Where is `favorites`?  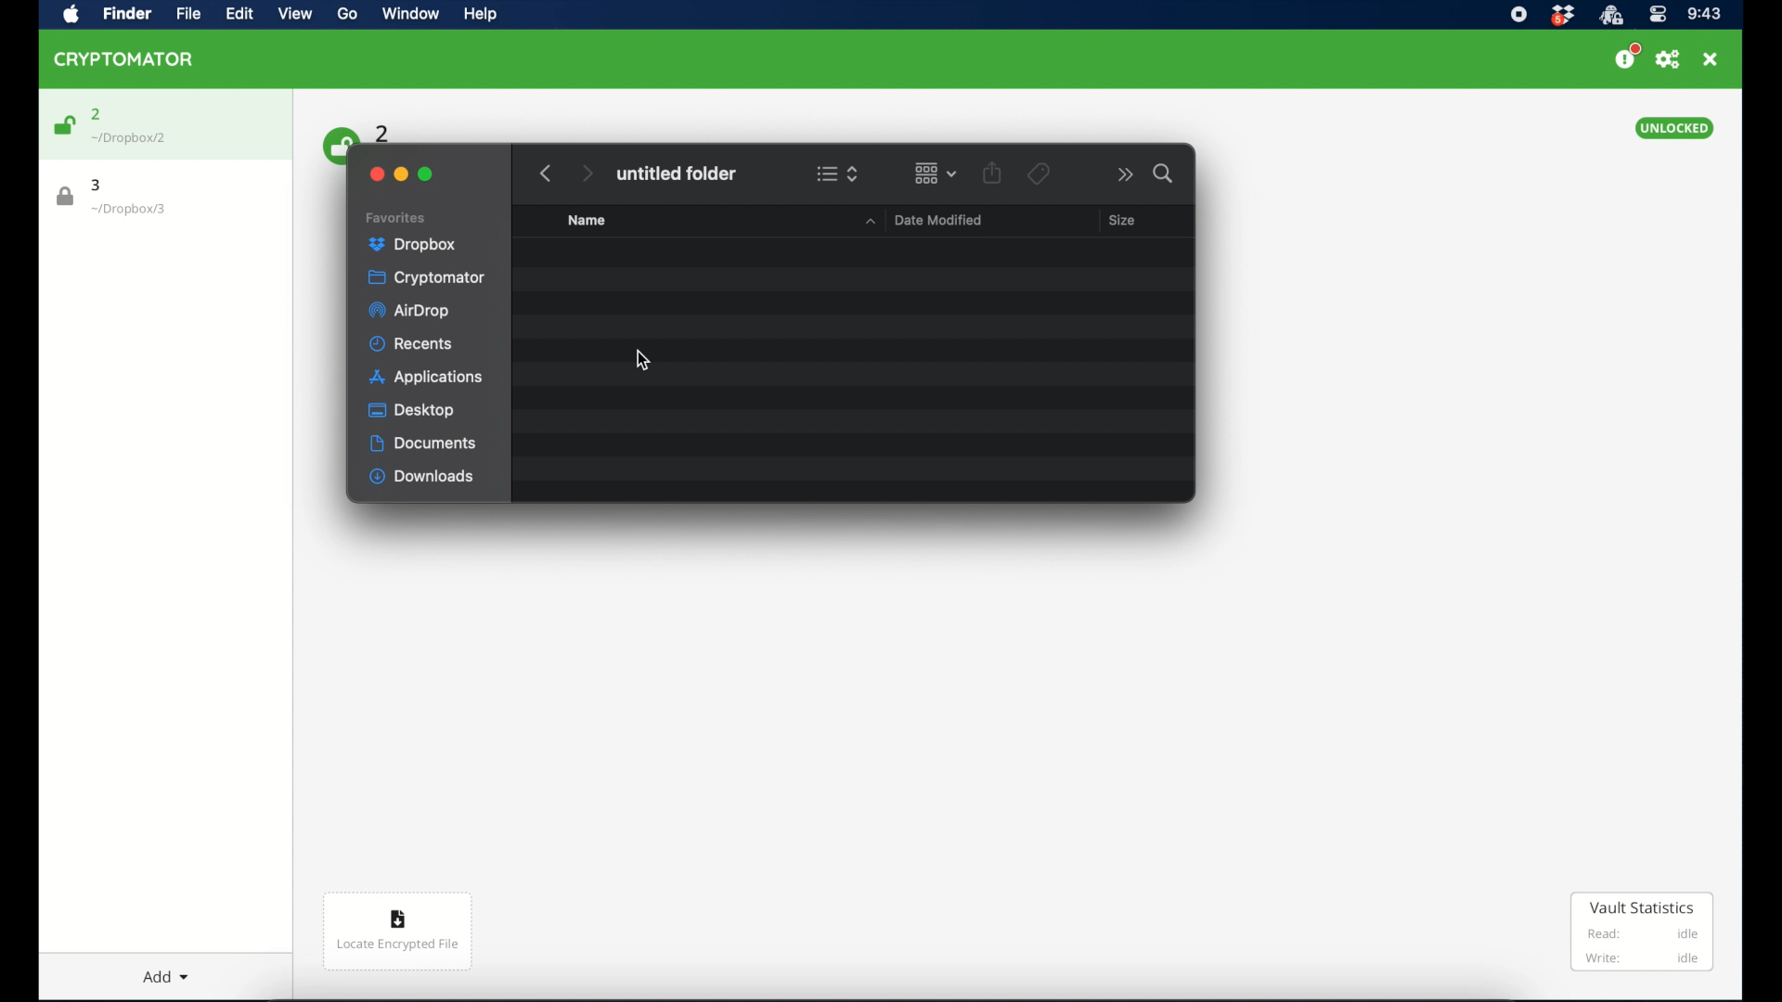
favorites is located at coordinates (396, 218).